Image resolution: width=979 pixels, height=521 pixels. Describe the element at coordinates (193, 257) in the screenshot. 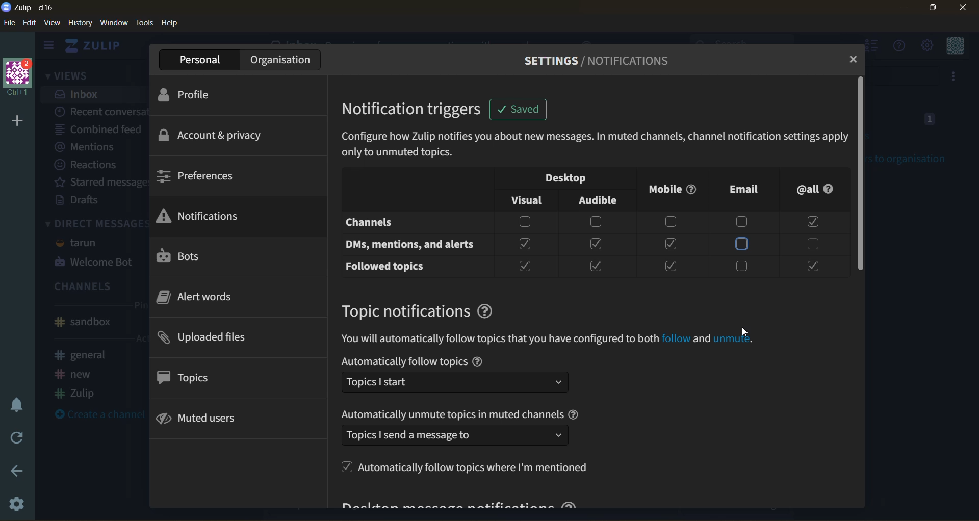

I see `bots` at that location.